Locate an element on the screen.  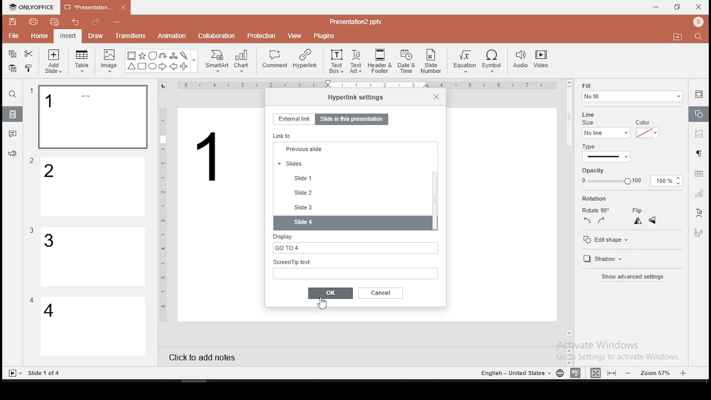
spell check is located at coordinates (575, 373).